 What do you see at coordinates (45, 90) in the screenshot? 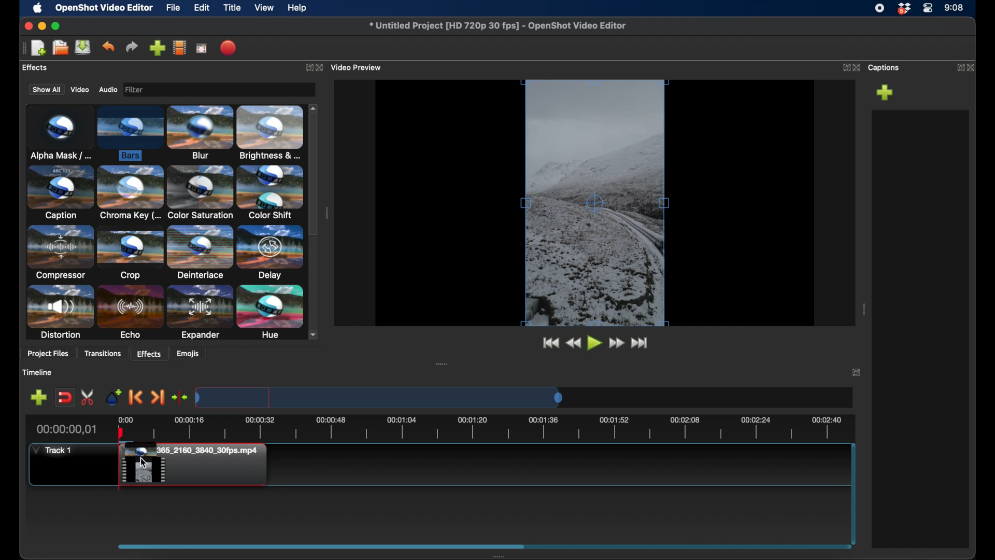
I see `show all` at bounding box center [45, 90].